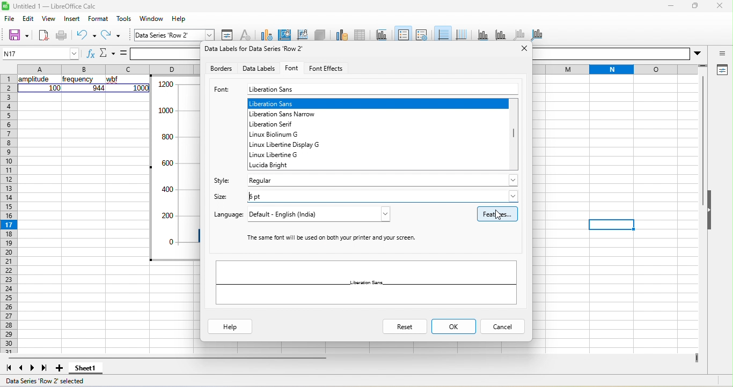 This screenshot has height=387, width=733. What do you see at coordinates (404, 327) in the screenshot?
I see `reset` at bounding box center [404, 327].